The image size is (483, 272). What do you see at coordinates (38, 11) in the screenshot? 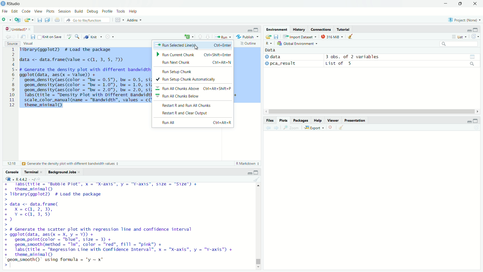
I see `View` at bounding box center [38, 11].